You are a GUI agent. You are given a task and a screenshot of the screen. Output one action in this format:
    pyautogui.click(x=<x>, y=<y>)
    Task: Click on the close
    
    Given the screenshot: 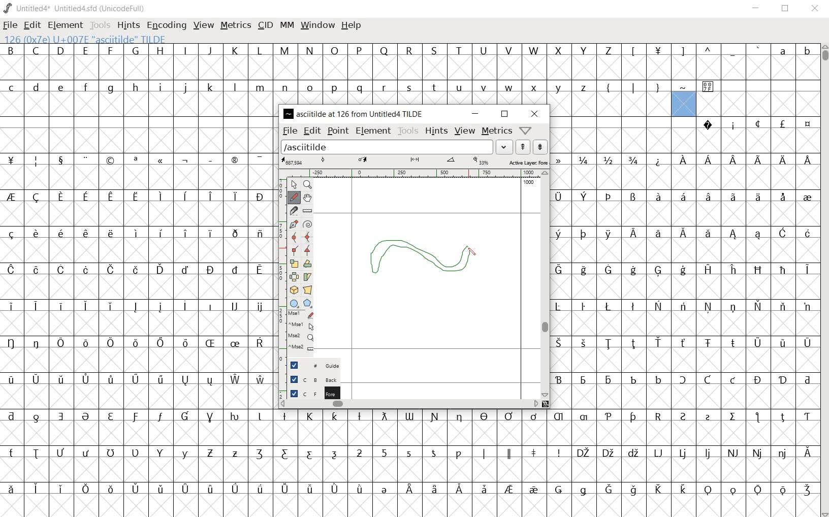 What is the action you would take?
    pyautogui.click(x=533, y=113)
    